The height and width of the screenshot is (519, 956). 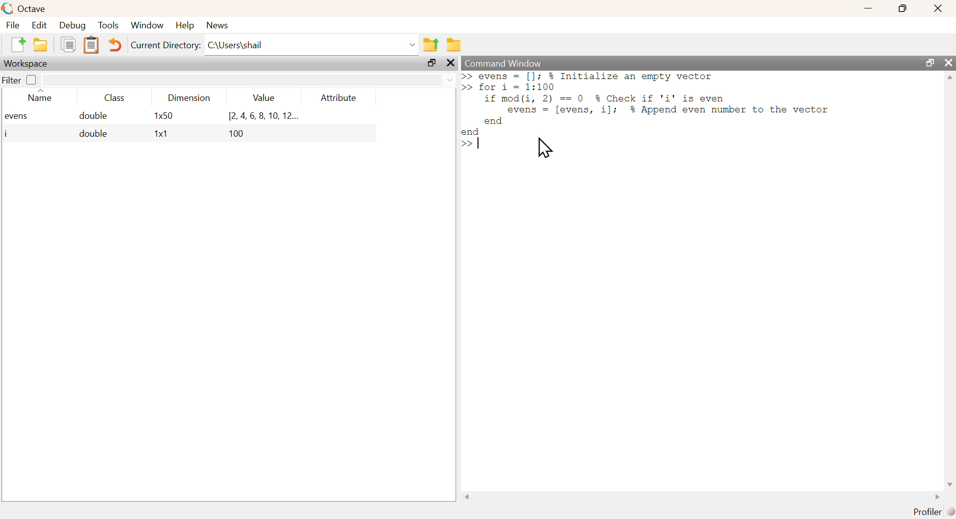 I want to click on cursor, so click(x=545, y=148).